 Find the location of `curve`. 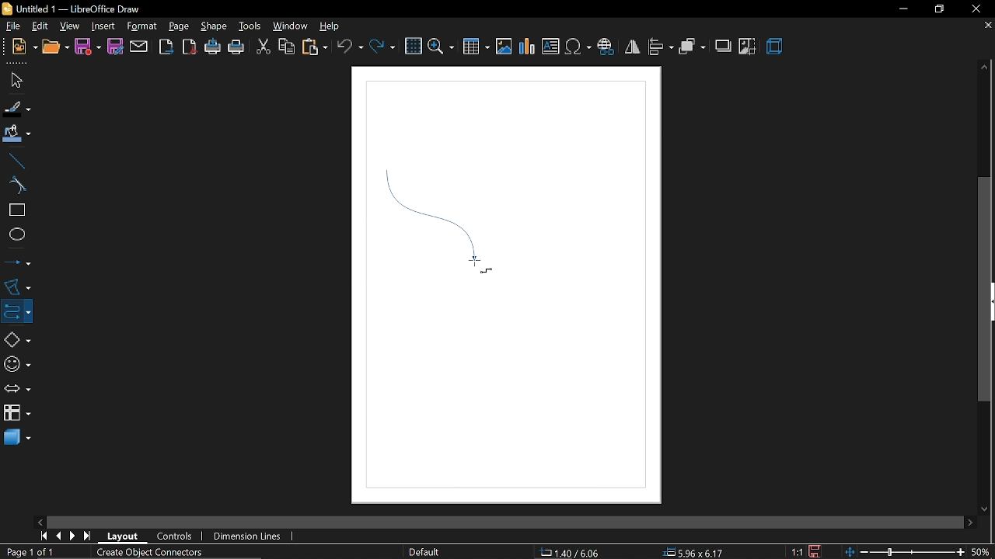

curve is located at coordinates (16, 186).